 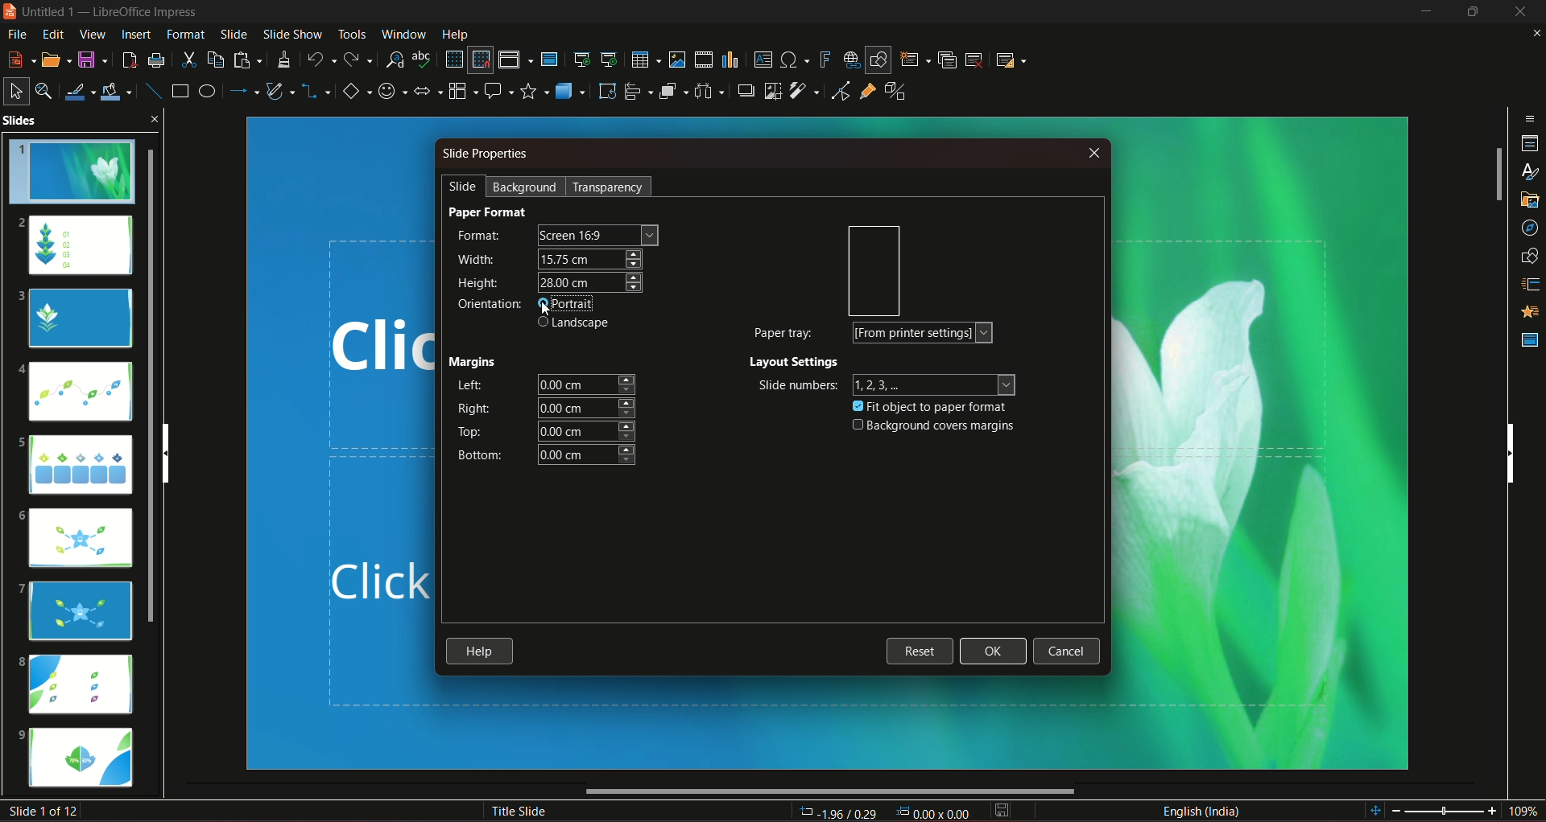 I want to click on properties, so click(x=1529, y=142).